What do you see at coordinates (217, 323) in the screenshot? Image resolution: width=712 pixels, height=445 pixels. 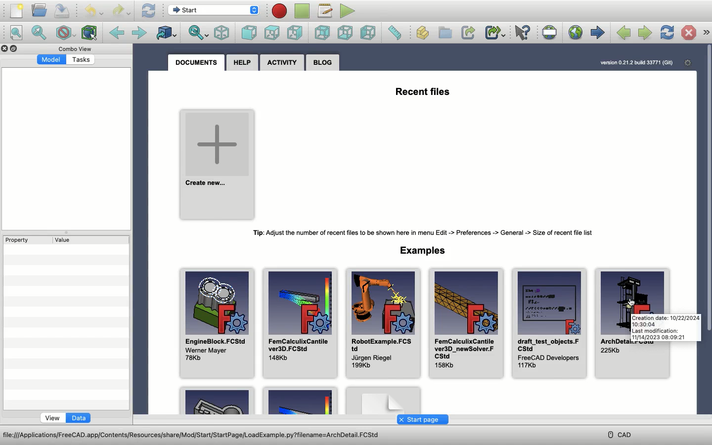 I see `EngineBlock.FCStd` at bounding box center [217, 323].